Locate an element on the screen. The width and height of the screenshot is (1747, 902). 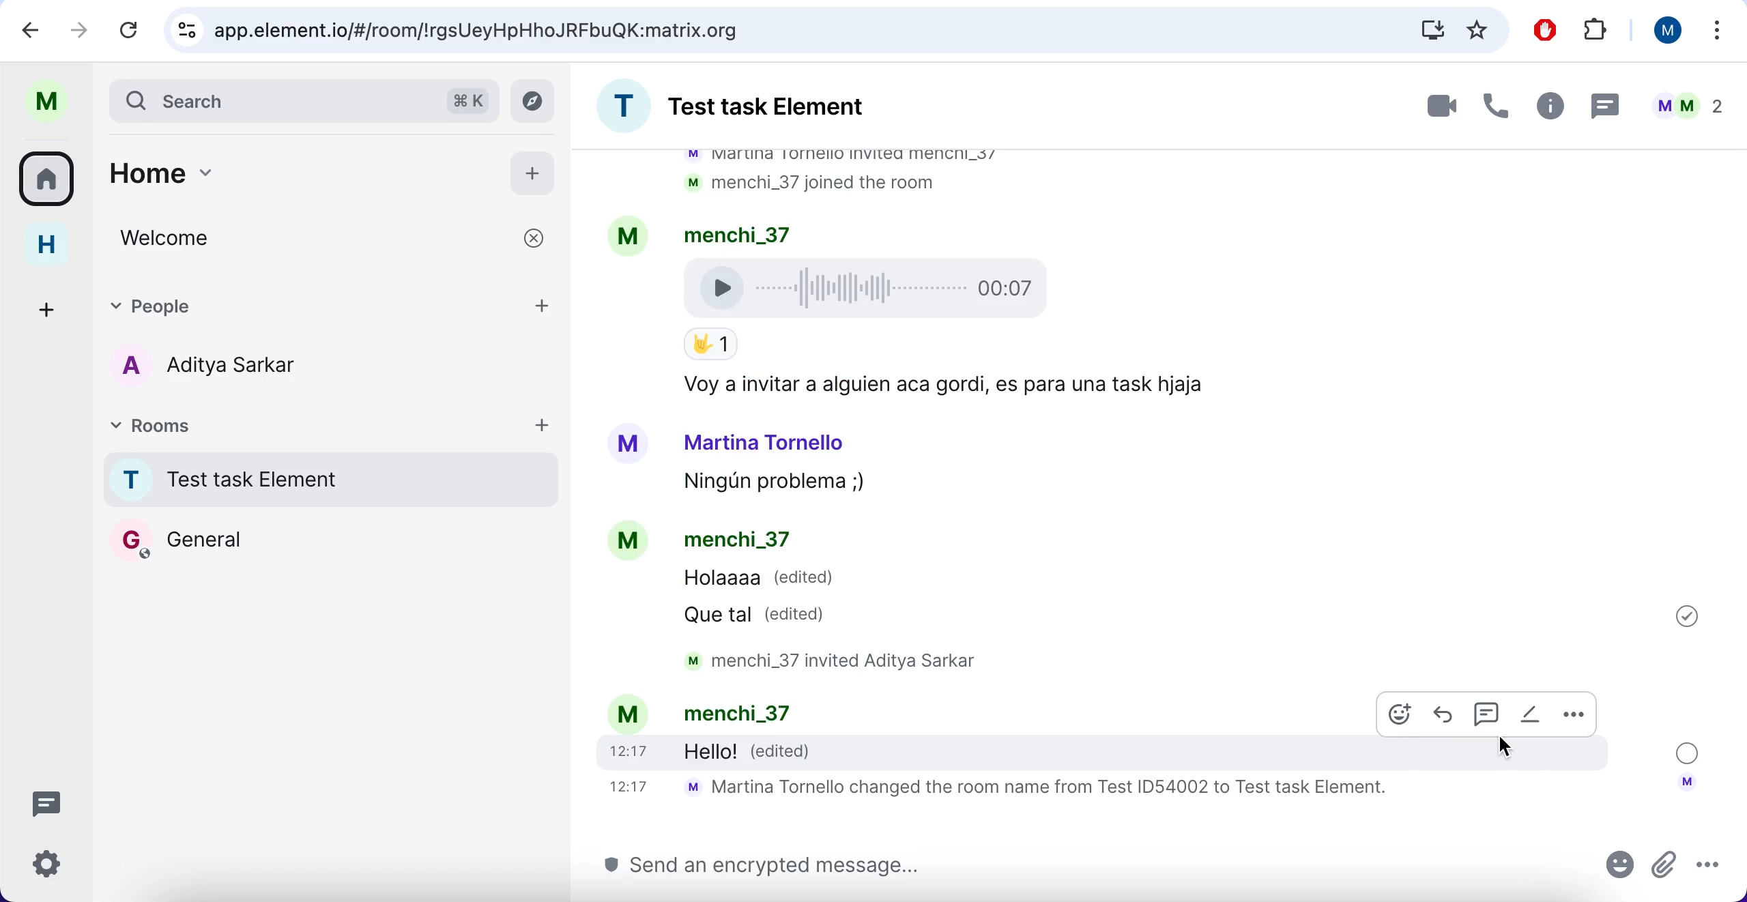
info is located at coordinates (1550, 108).